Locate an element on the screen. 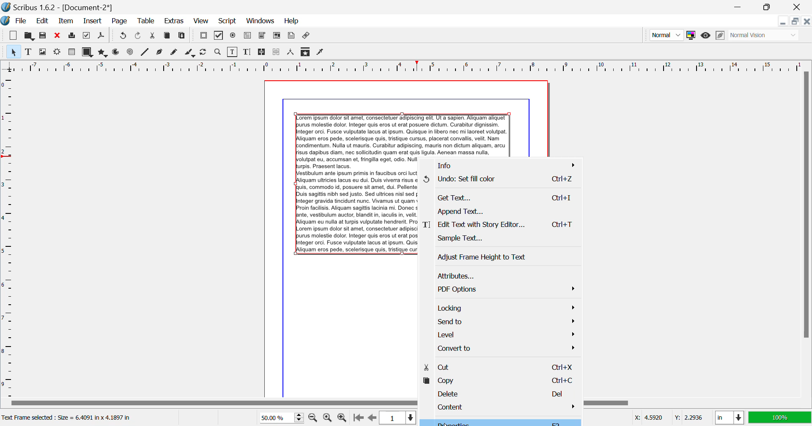 The image size is (812, 426). Line is located at coordinates (145, 53).